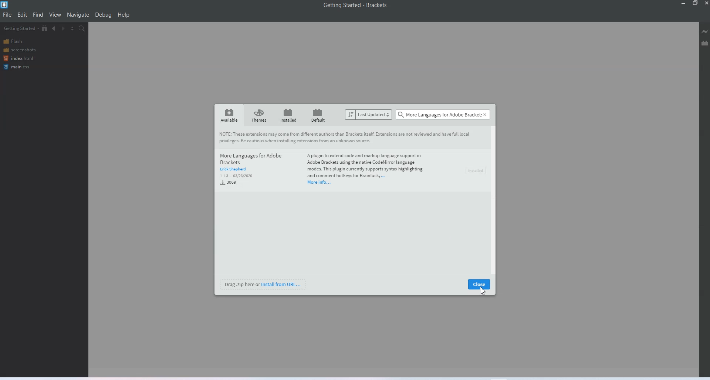  I want to click on Available, so click(230, 115).